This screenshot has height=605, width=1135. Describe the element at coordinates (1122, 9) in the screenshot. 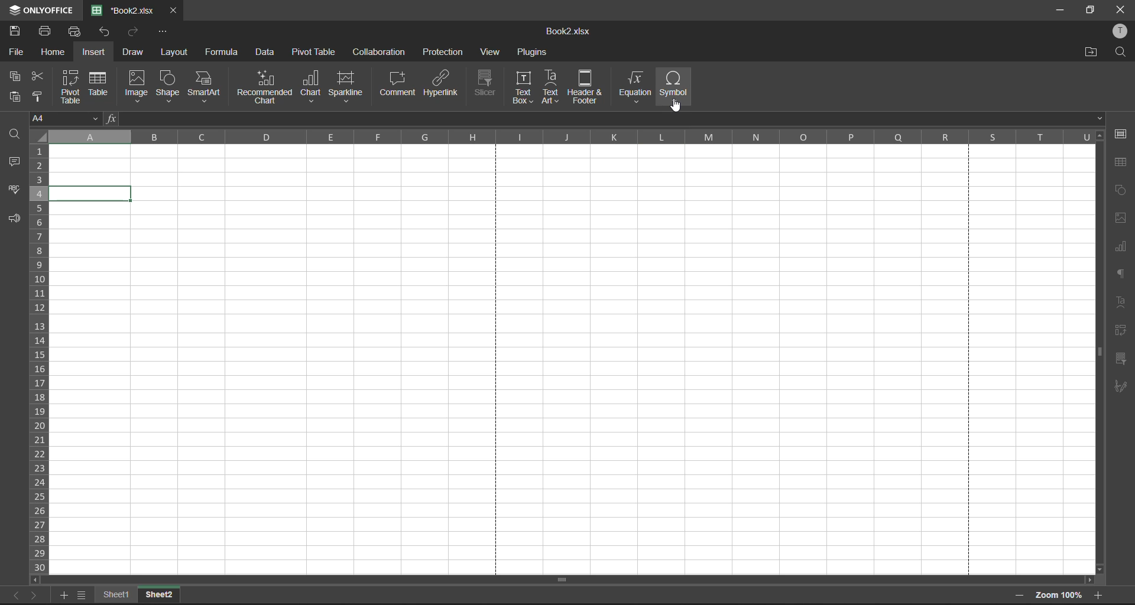

I see `close` at that location.